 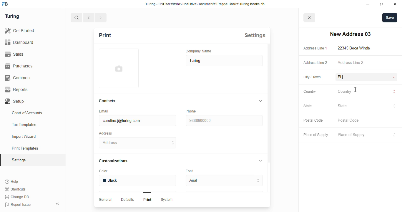 What do you see at coordinates (368, 4) in the screenshot?
I see `minimize` at bounding box center [368, 4].